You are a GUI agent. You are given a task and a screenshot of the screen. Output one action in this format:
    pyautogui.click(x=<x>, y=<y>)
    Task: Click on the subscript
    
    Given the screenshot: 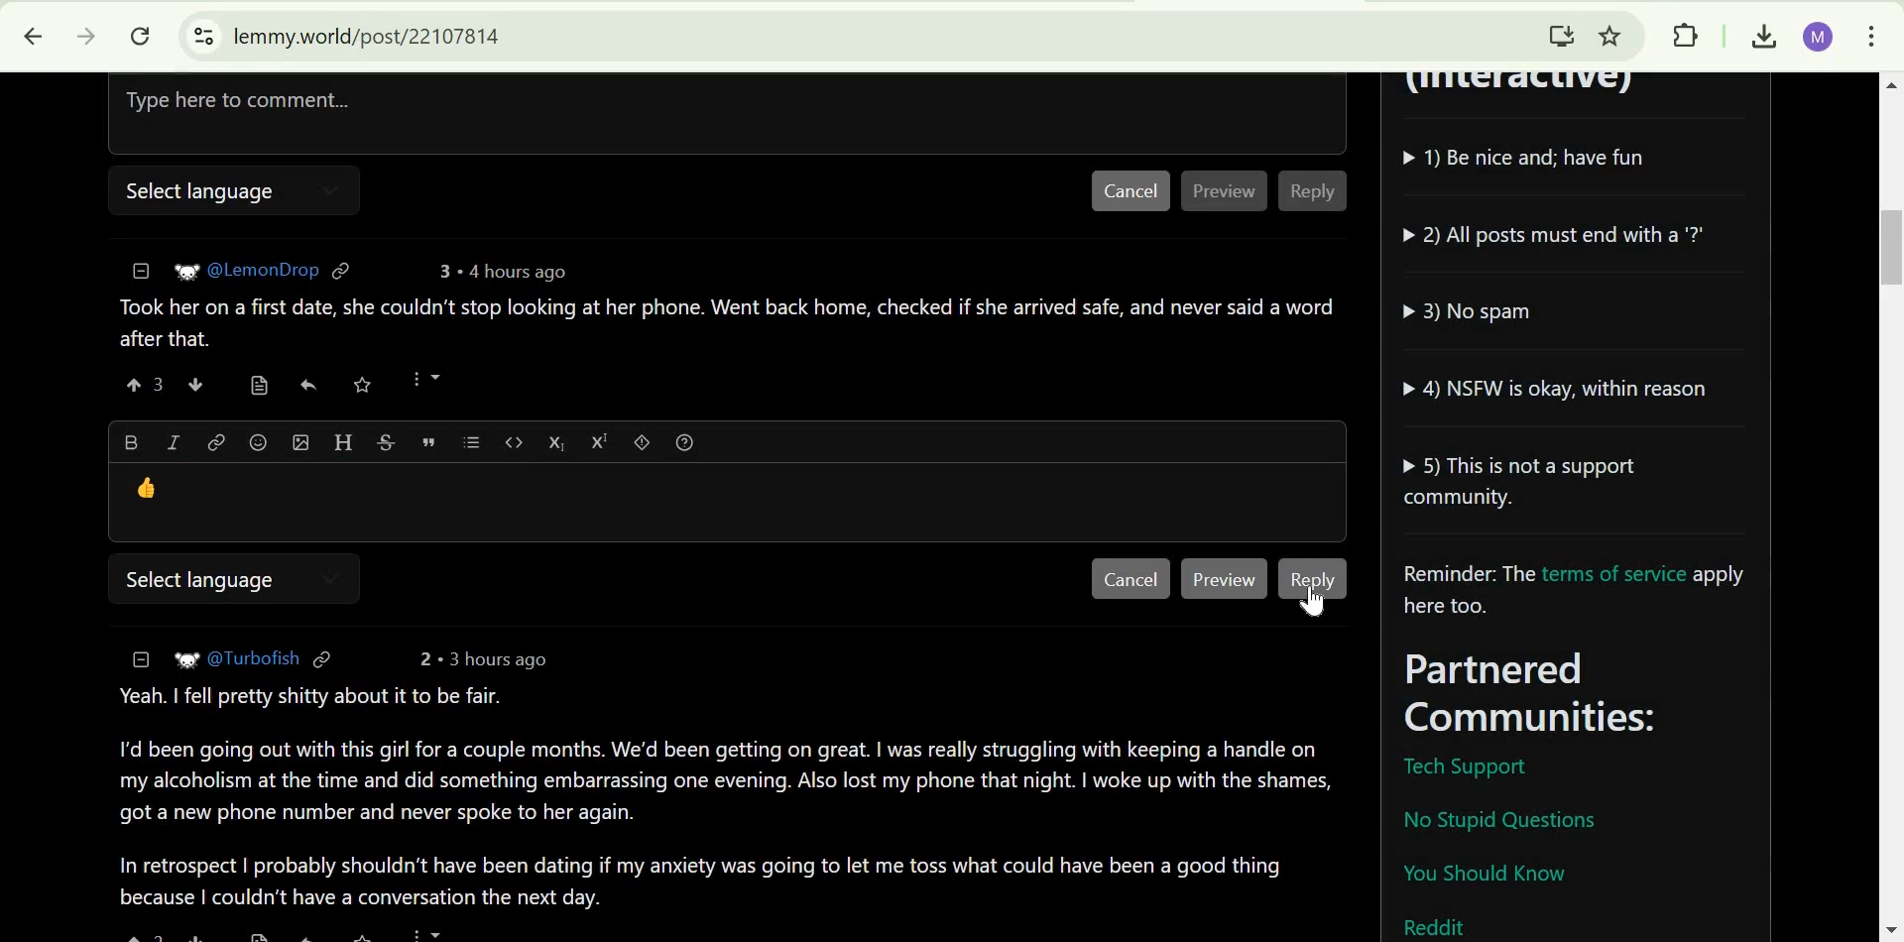 What is the action you would take?
    pyautogui.click(x=553, y=441)
    